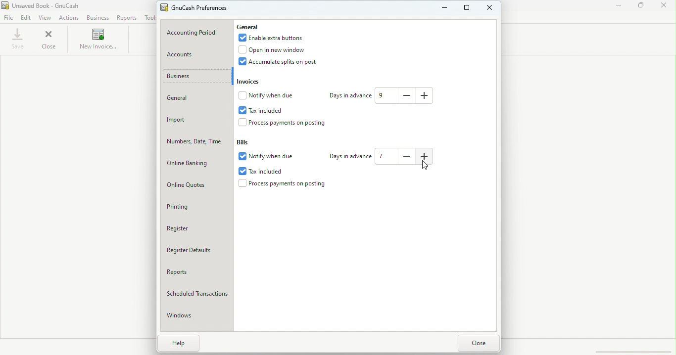 The width and height of the screenshot is (676, 355). Describe the element at coordinates (349, 96) in the screenshot. I see `Days in advance` at that location.